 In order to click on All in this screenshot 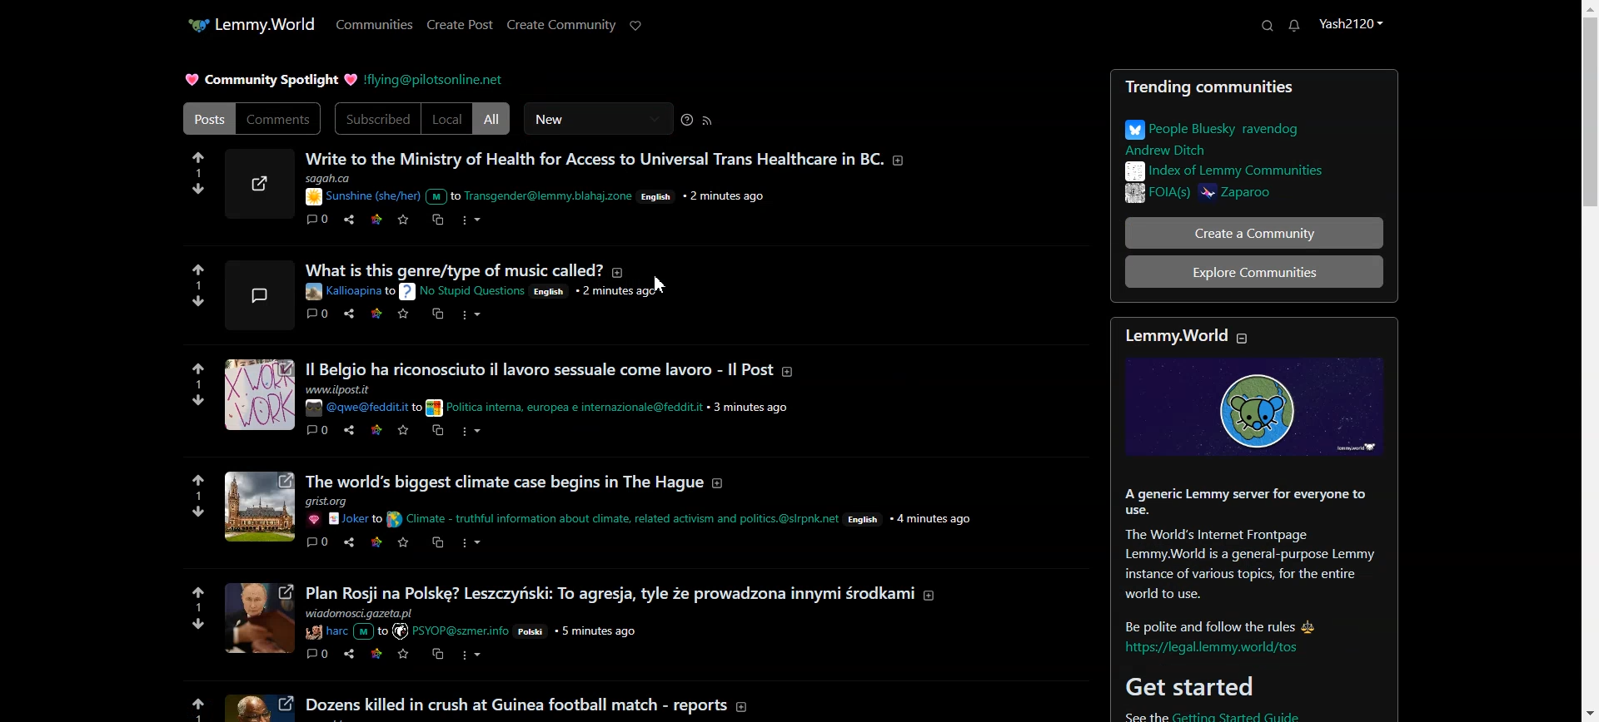, I will do `click(493, 118)`.